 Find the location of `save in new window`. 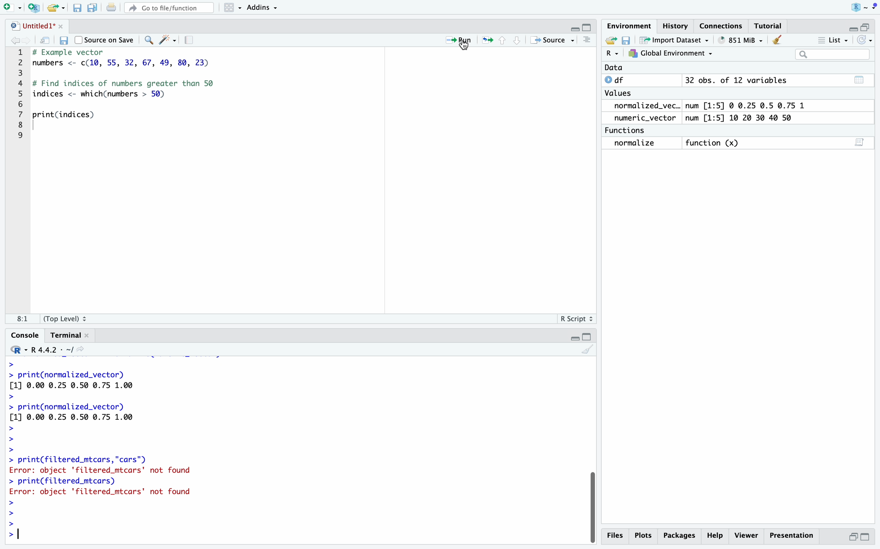

save in new window is located at coordinates (46, 40).